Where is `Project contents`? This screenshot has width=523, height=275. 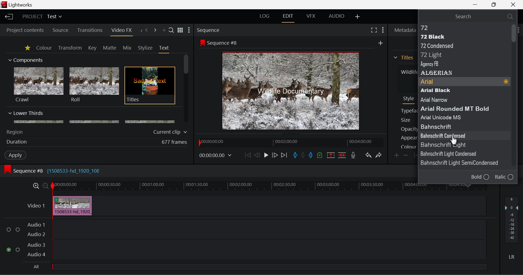
Project contents is located at coordinates (23, 30).